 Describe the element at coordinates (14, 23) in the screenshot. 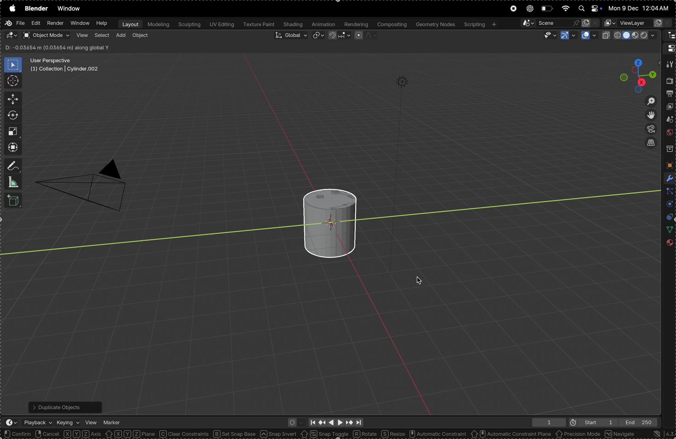

I see `file` at that location.